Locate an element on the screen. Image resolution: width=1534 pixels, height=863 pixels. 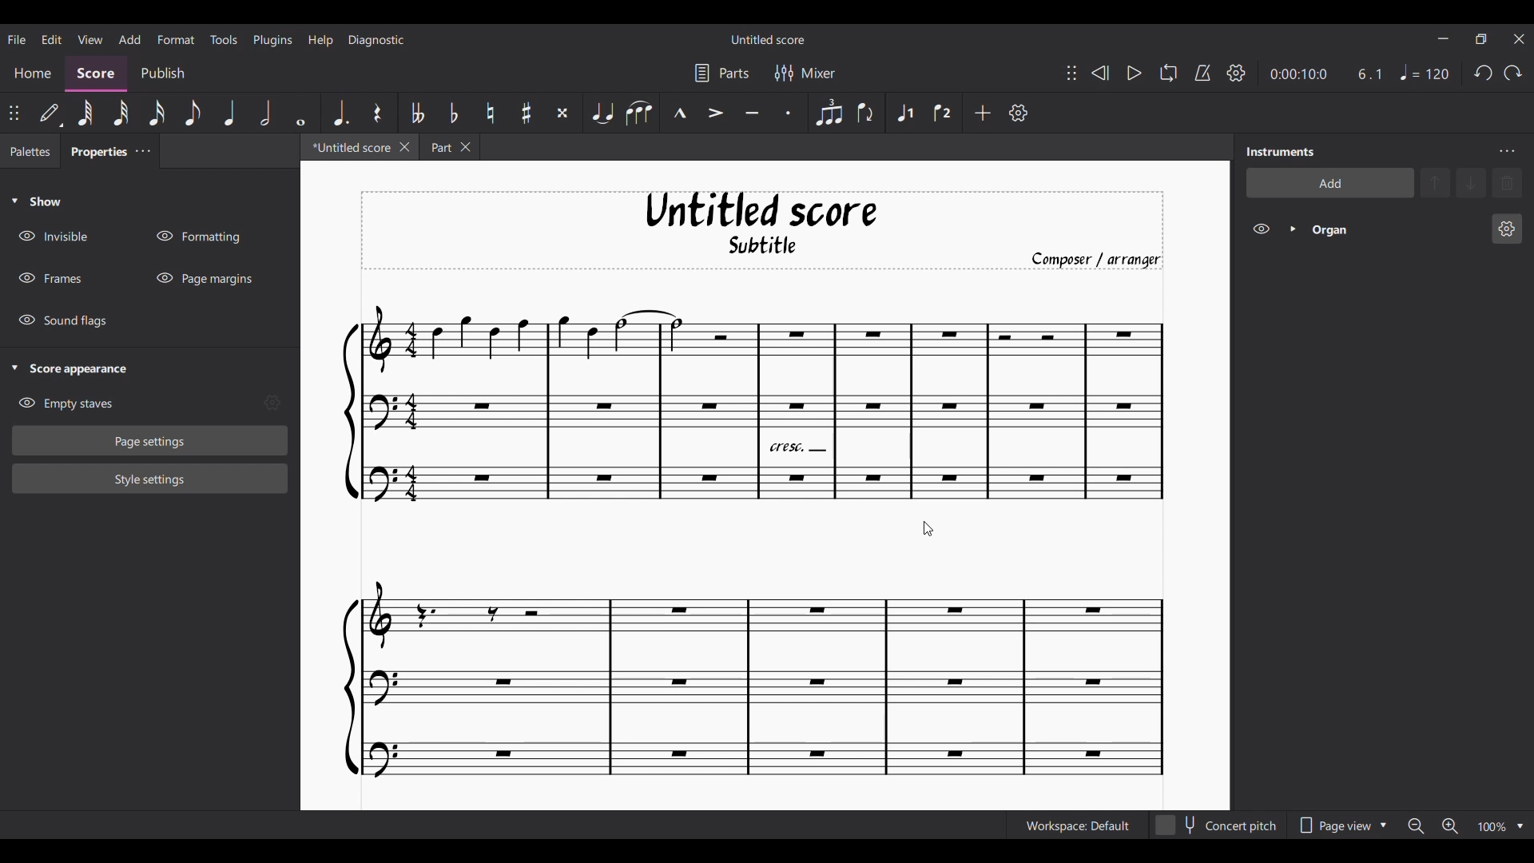
Accent is located at coordinates (715, 113).